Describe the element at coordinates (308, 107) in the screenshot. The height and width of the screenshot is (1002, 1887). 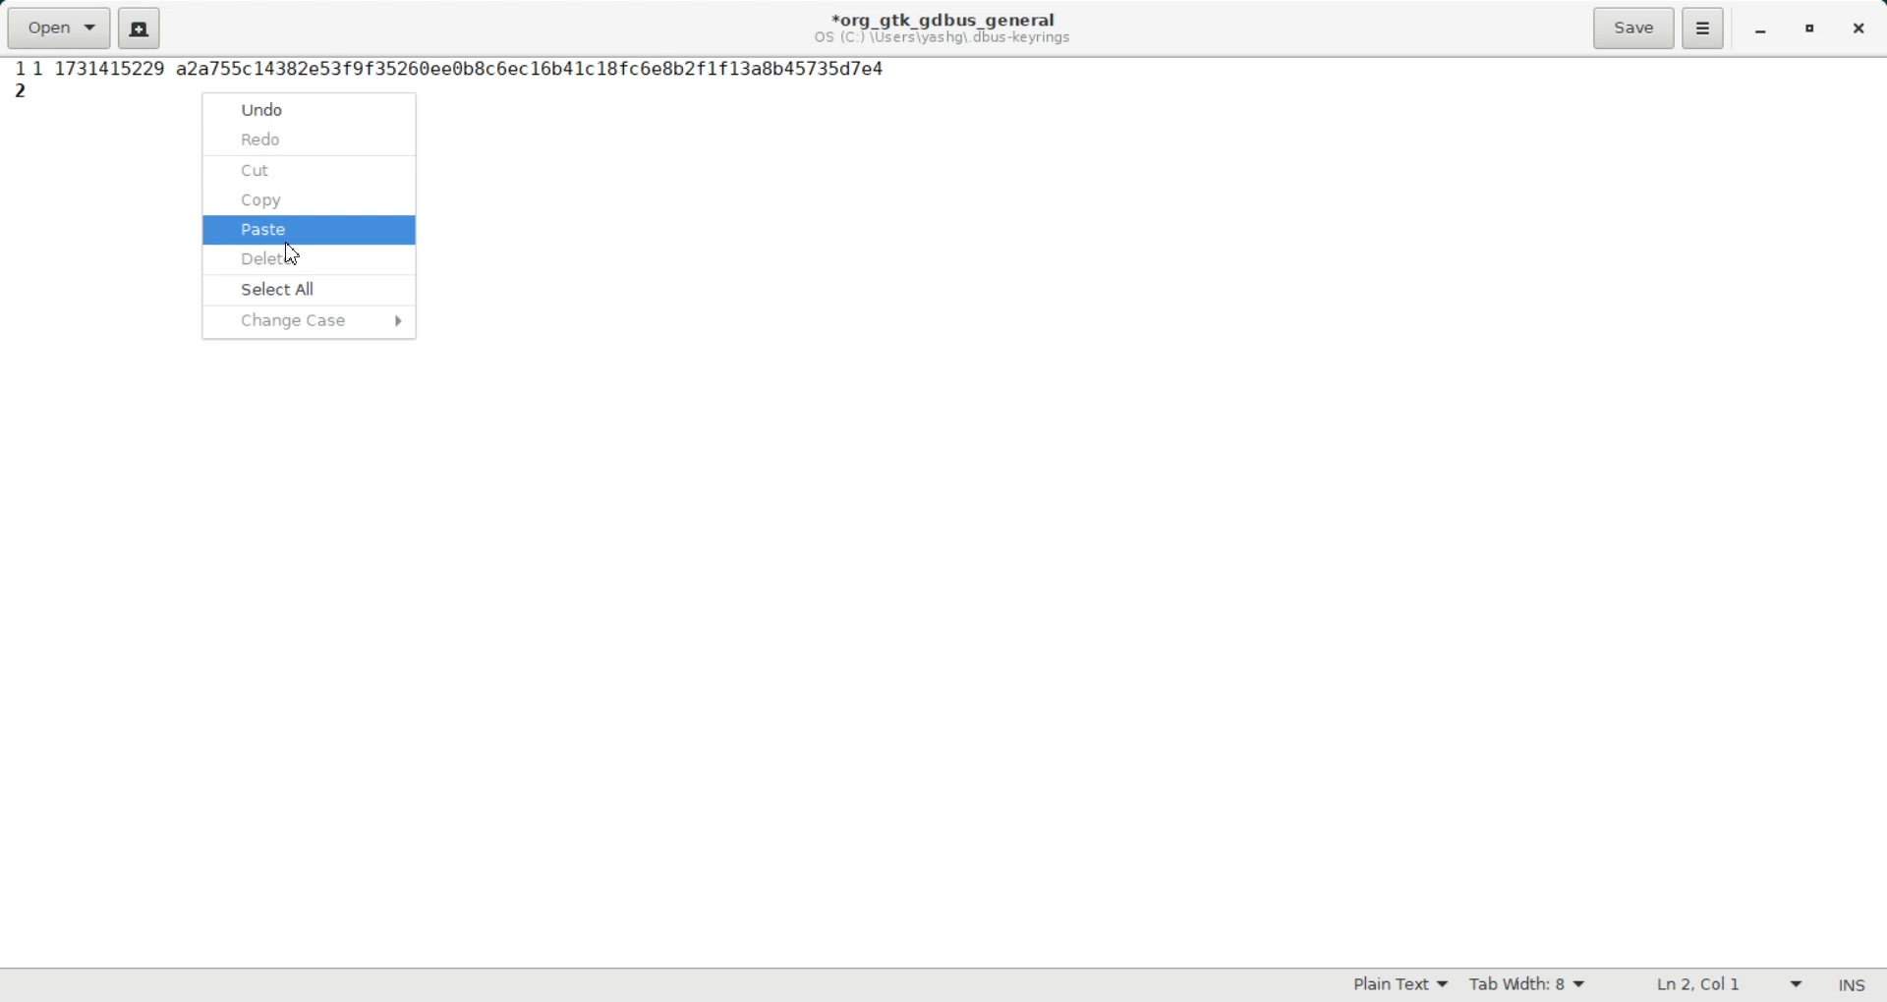
I see `undo ` at that location.